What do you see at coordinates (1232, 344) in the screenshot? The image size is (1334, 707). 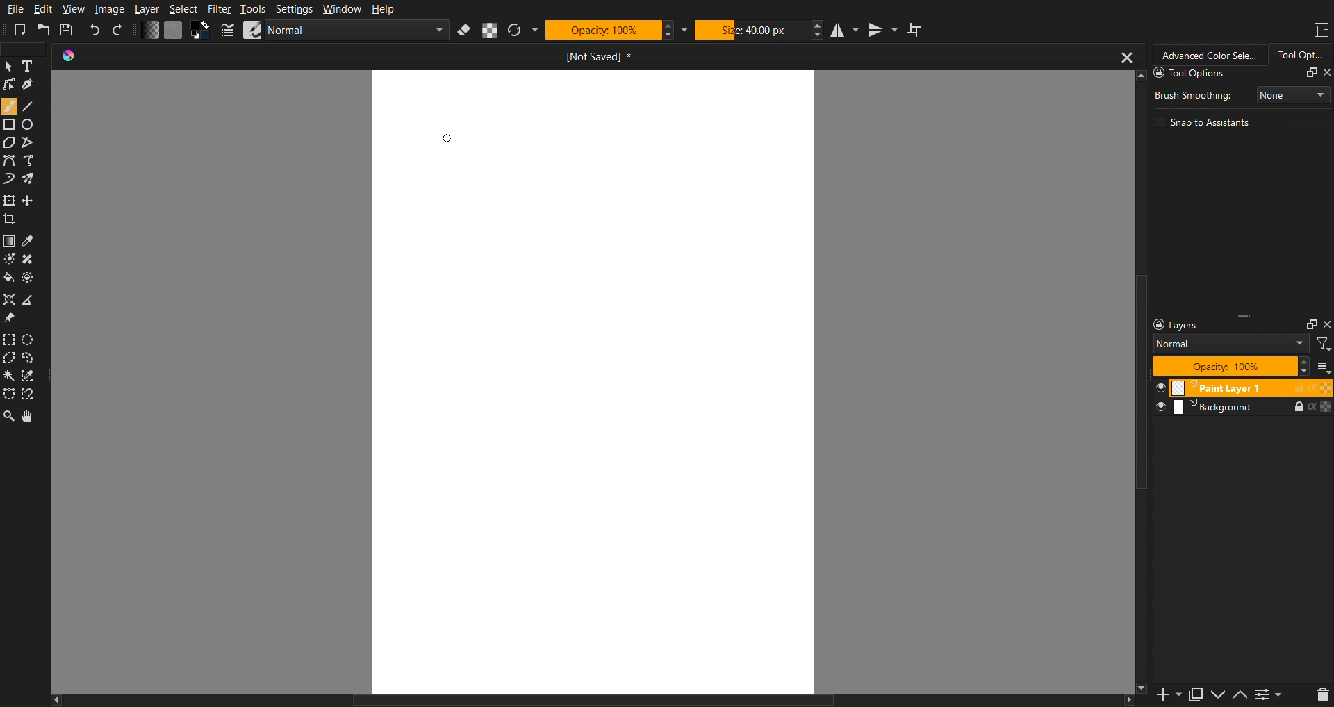 I see `Blend Mode` at bounding box center [1232, 344].